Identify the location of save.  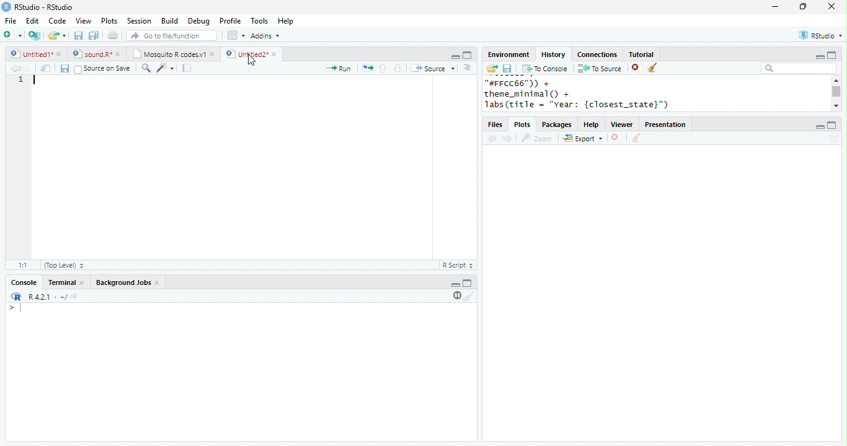
(507, 68).